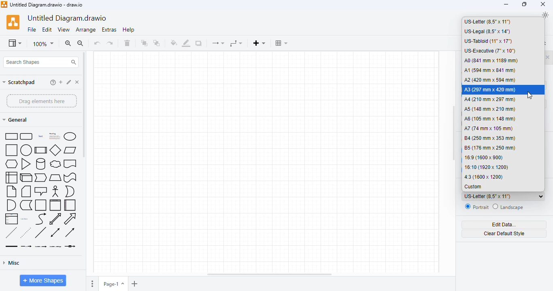  I want to click on insert page, so click(135, 284).